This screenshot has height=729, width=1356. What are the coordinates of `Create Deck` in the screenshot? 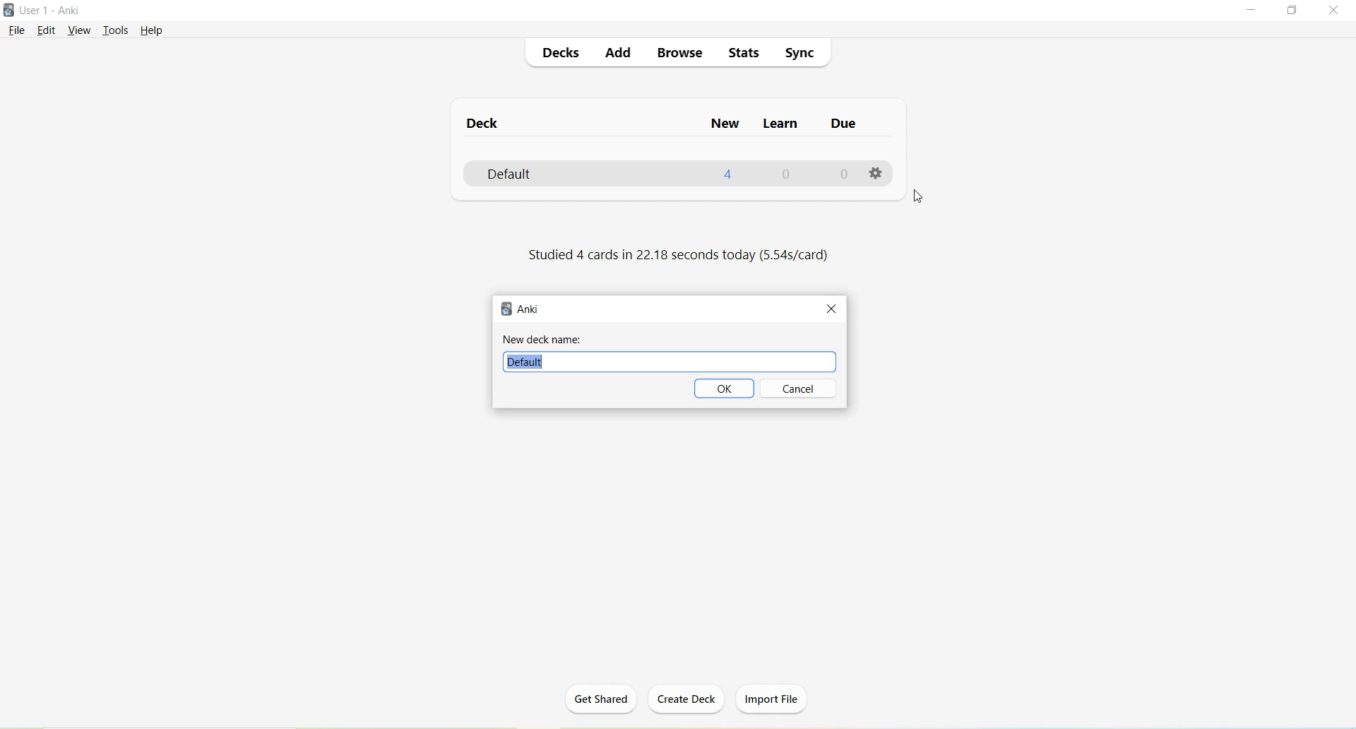 It's located at (687, 700).